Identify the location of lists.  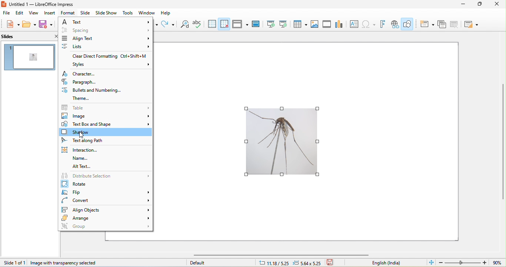
(105, 47).